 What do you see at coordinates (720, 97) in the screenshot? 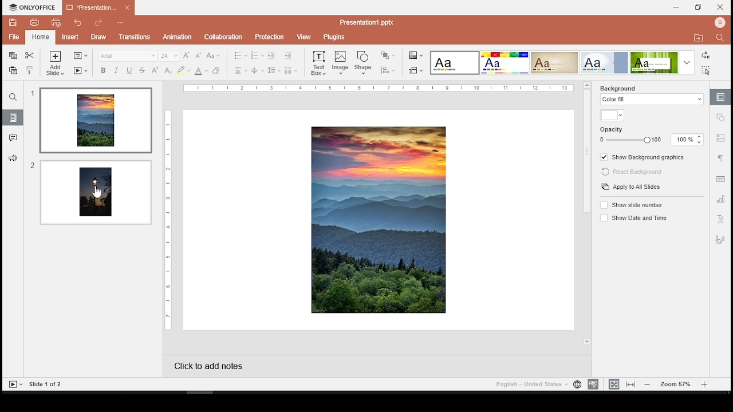
I see `slide settings` at bounding box center [720, 97].